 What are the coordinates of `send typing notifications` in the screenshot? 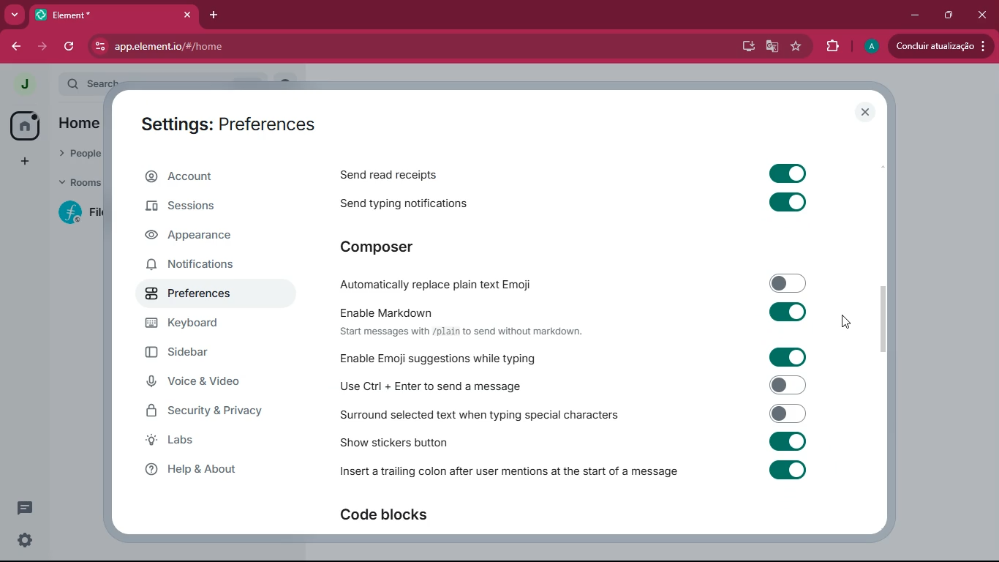 It's located at (412, 205).